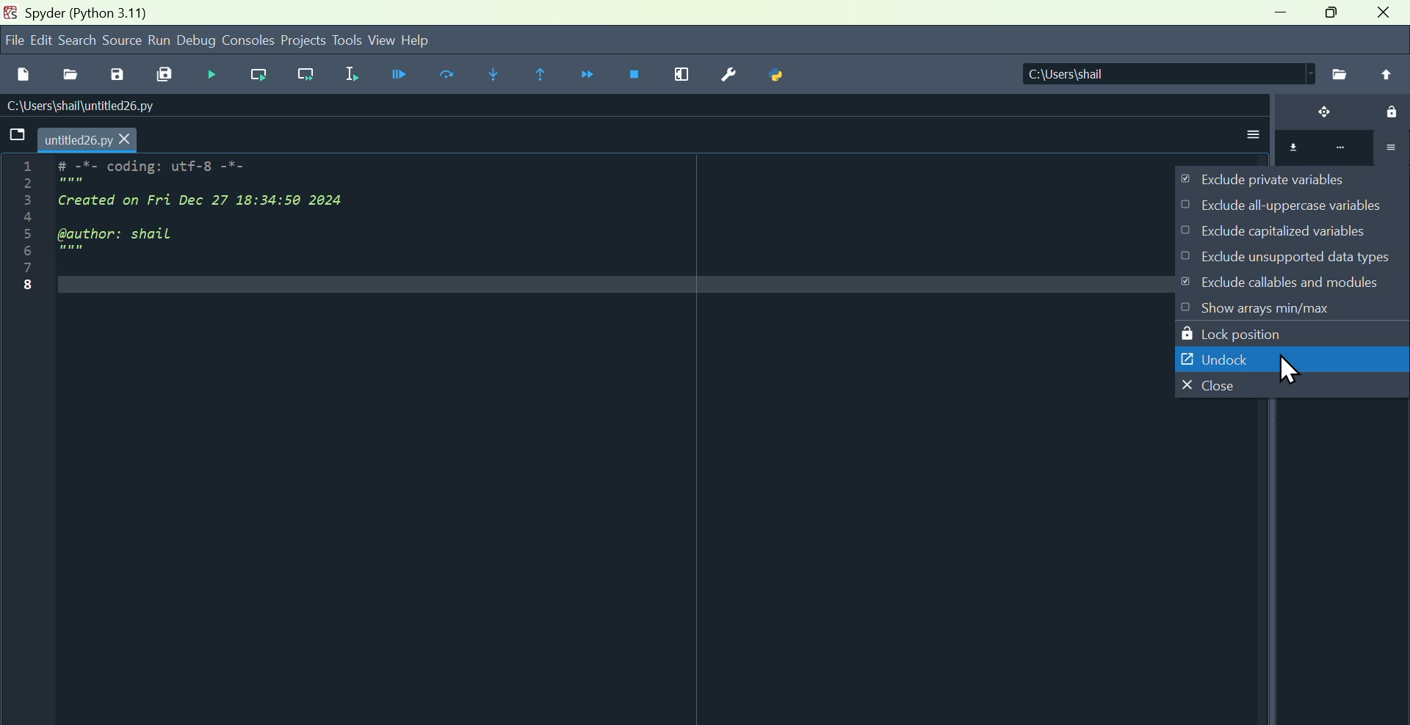  What do you see at coordinates (68, 72) in the screenshot?
I see `Open file` at bounding box center [68, 72].